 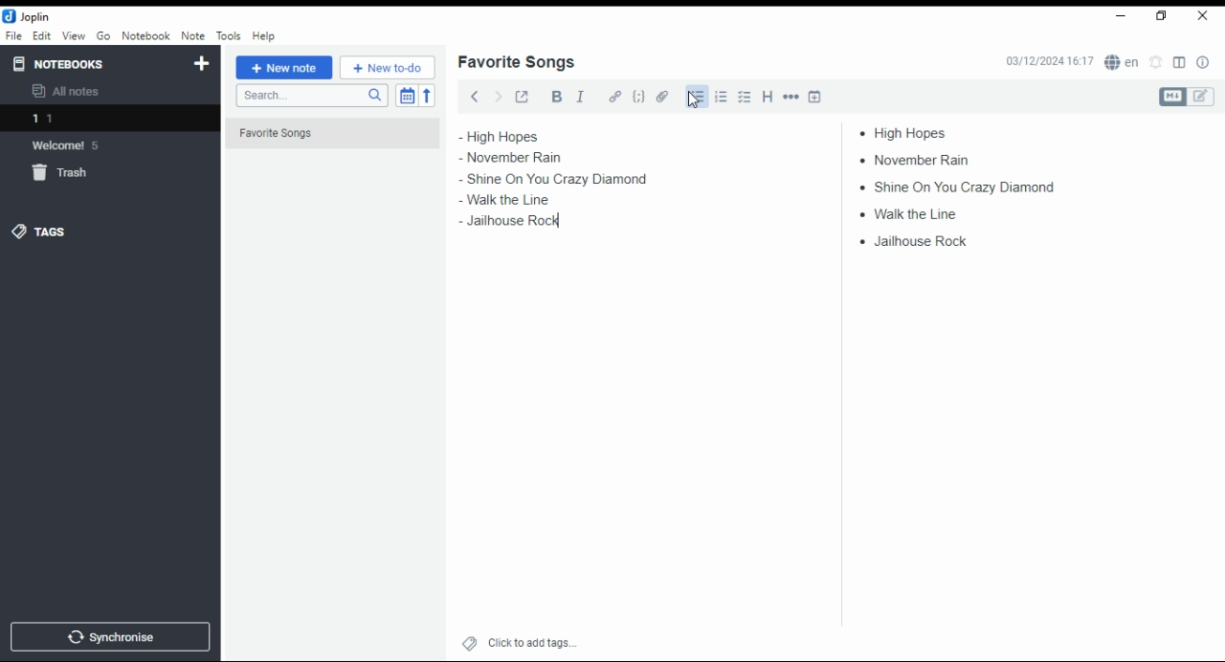 What do you see at coordinates (950, 186) in the screenshot?
I see `shine on you crazy diamond` at bounding box center [950, 186].